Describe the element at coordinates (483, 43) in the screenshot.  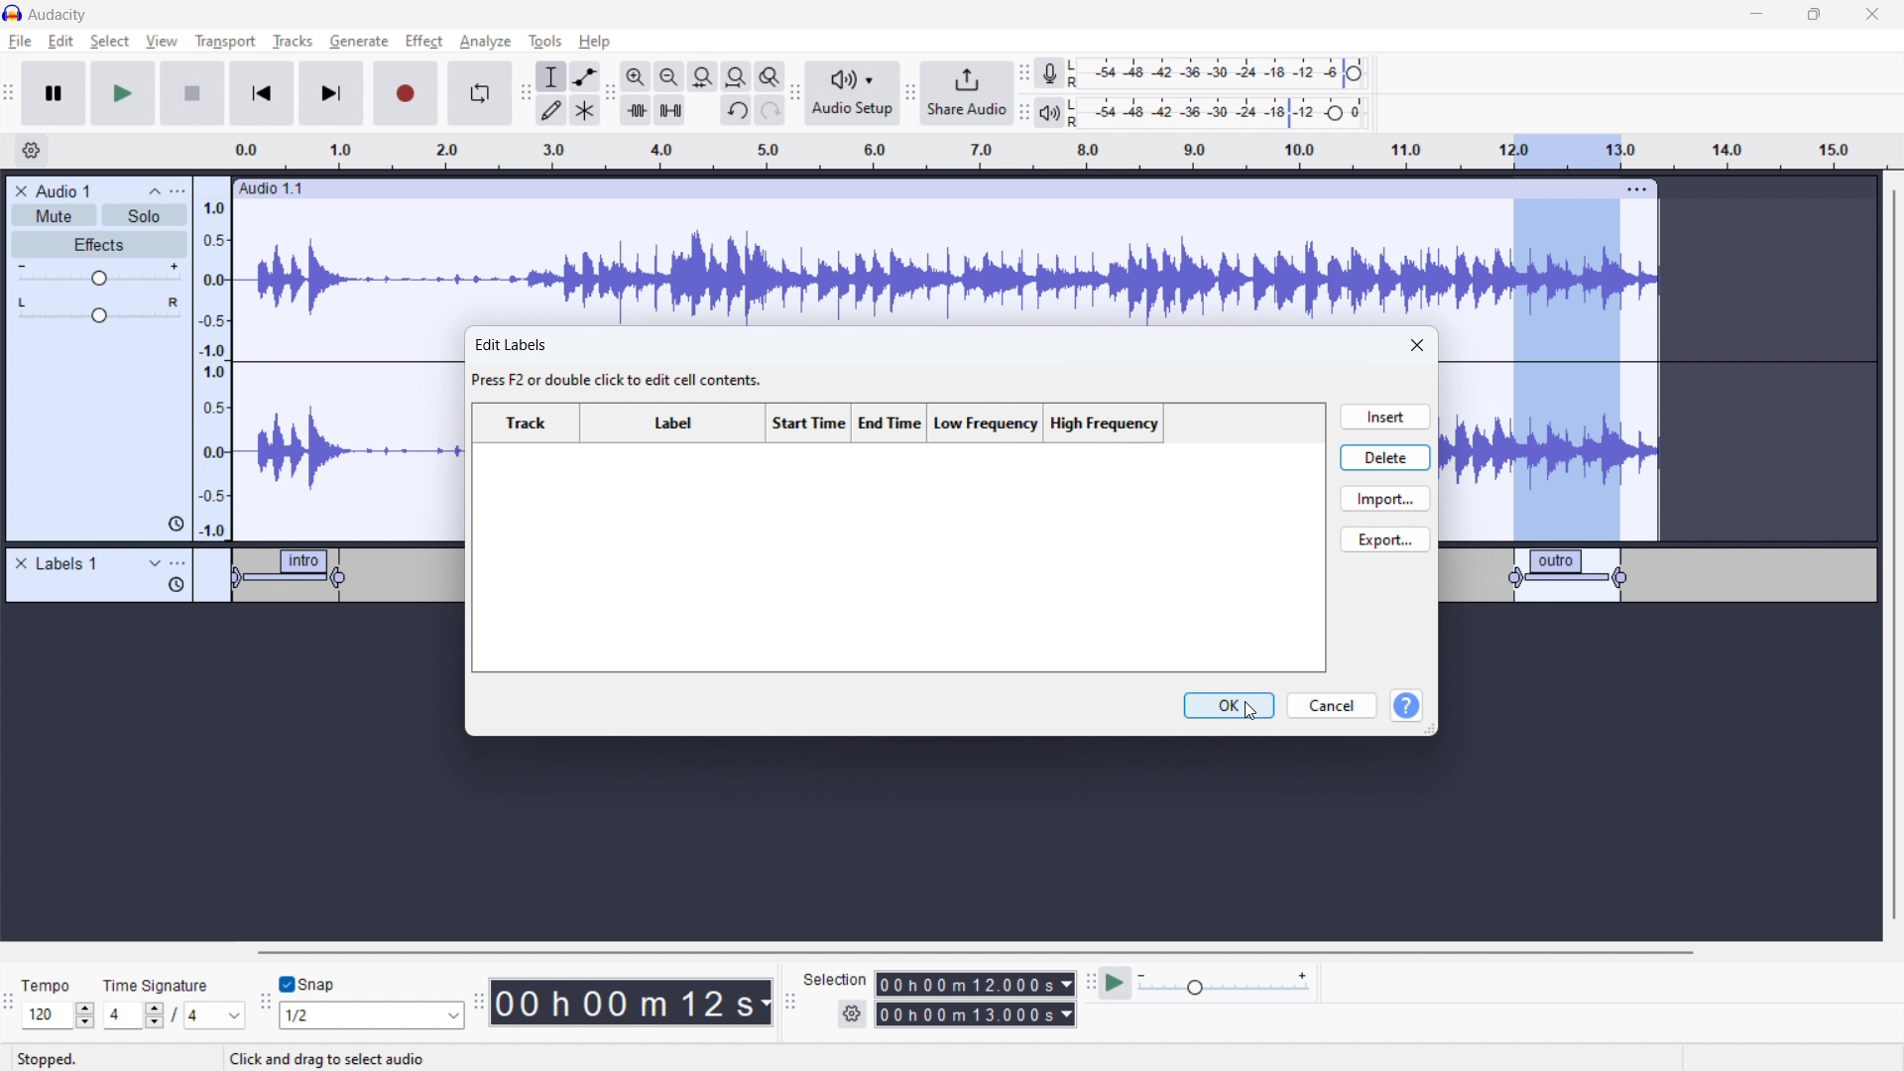
I see `analyze` at that location.